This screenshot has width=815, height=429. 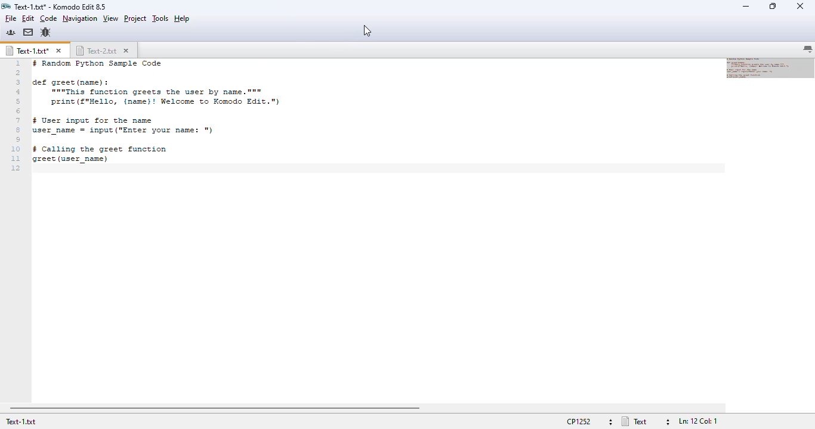 I want to click on komodo email lists, so click(x=28, y=32).